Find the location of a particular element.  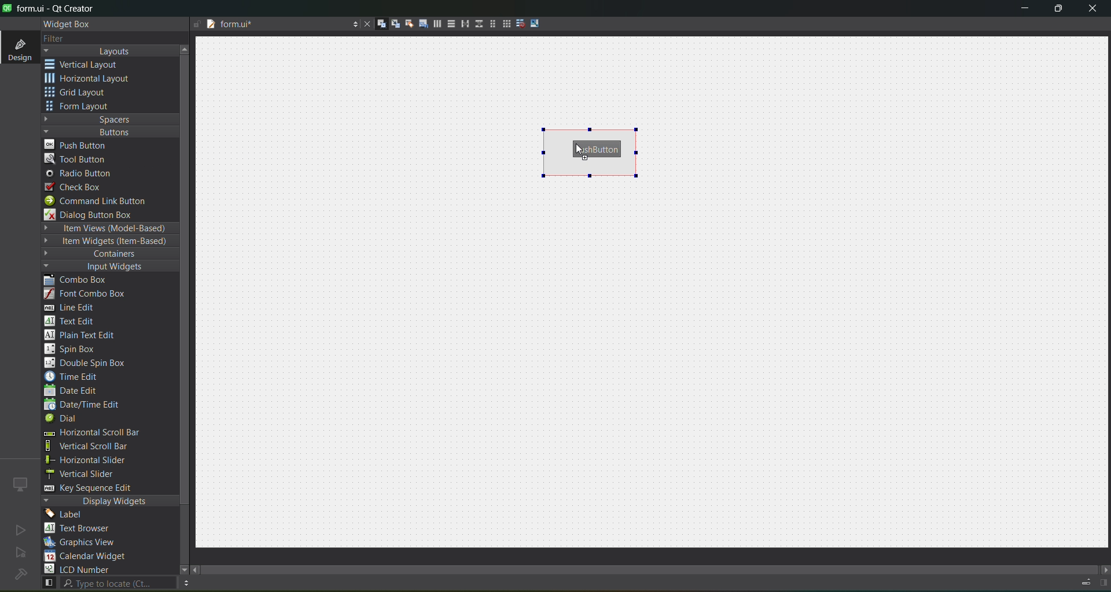

plain text edit is located at coordinates (84, 336).